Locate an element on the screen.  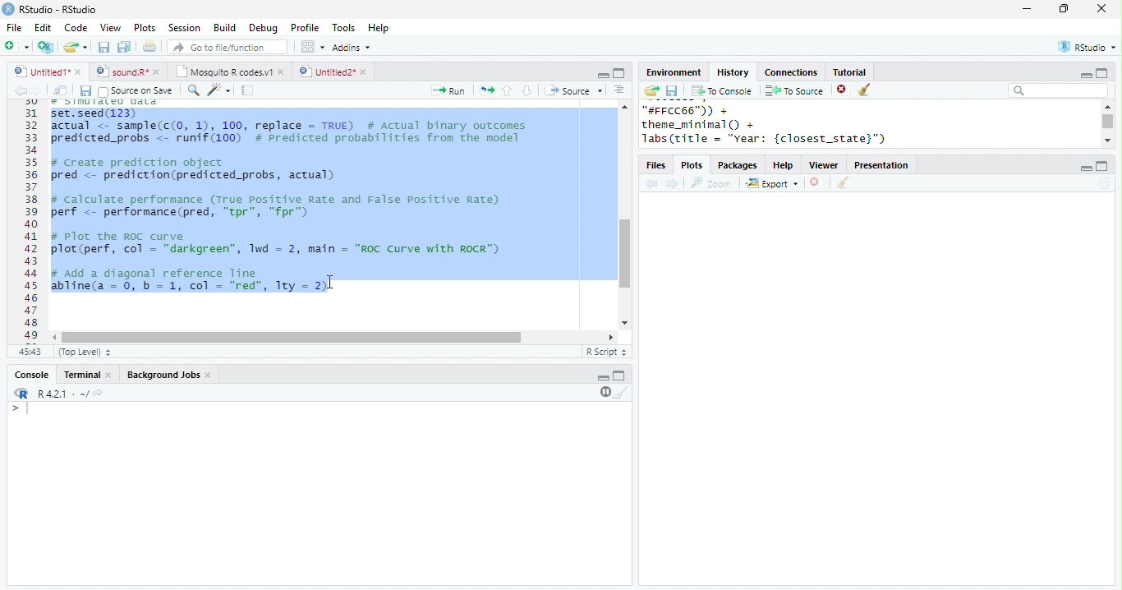
RStudio-RStudio is located at coordinates (62, 10).